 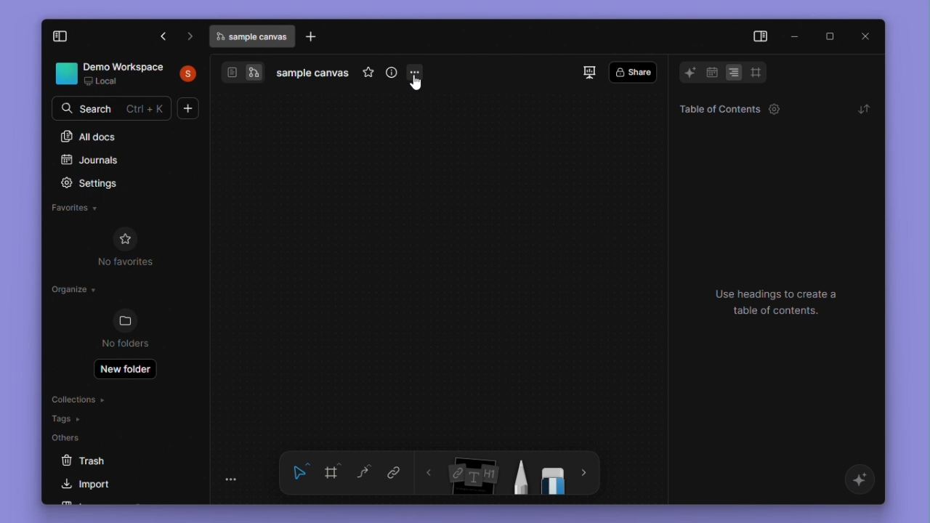 What do you see at coordinates (416, 78) in the screenshot?
I see `more options` at bounding box center [416, 78].